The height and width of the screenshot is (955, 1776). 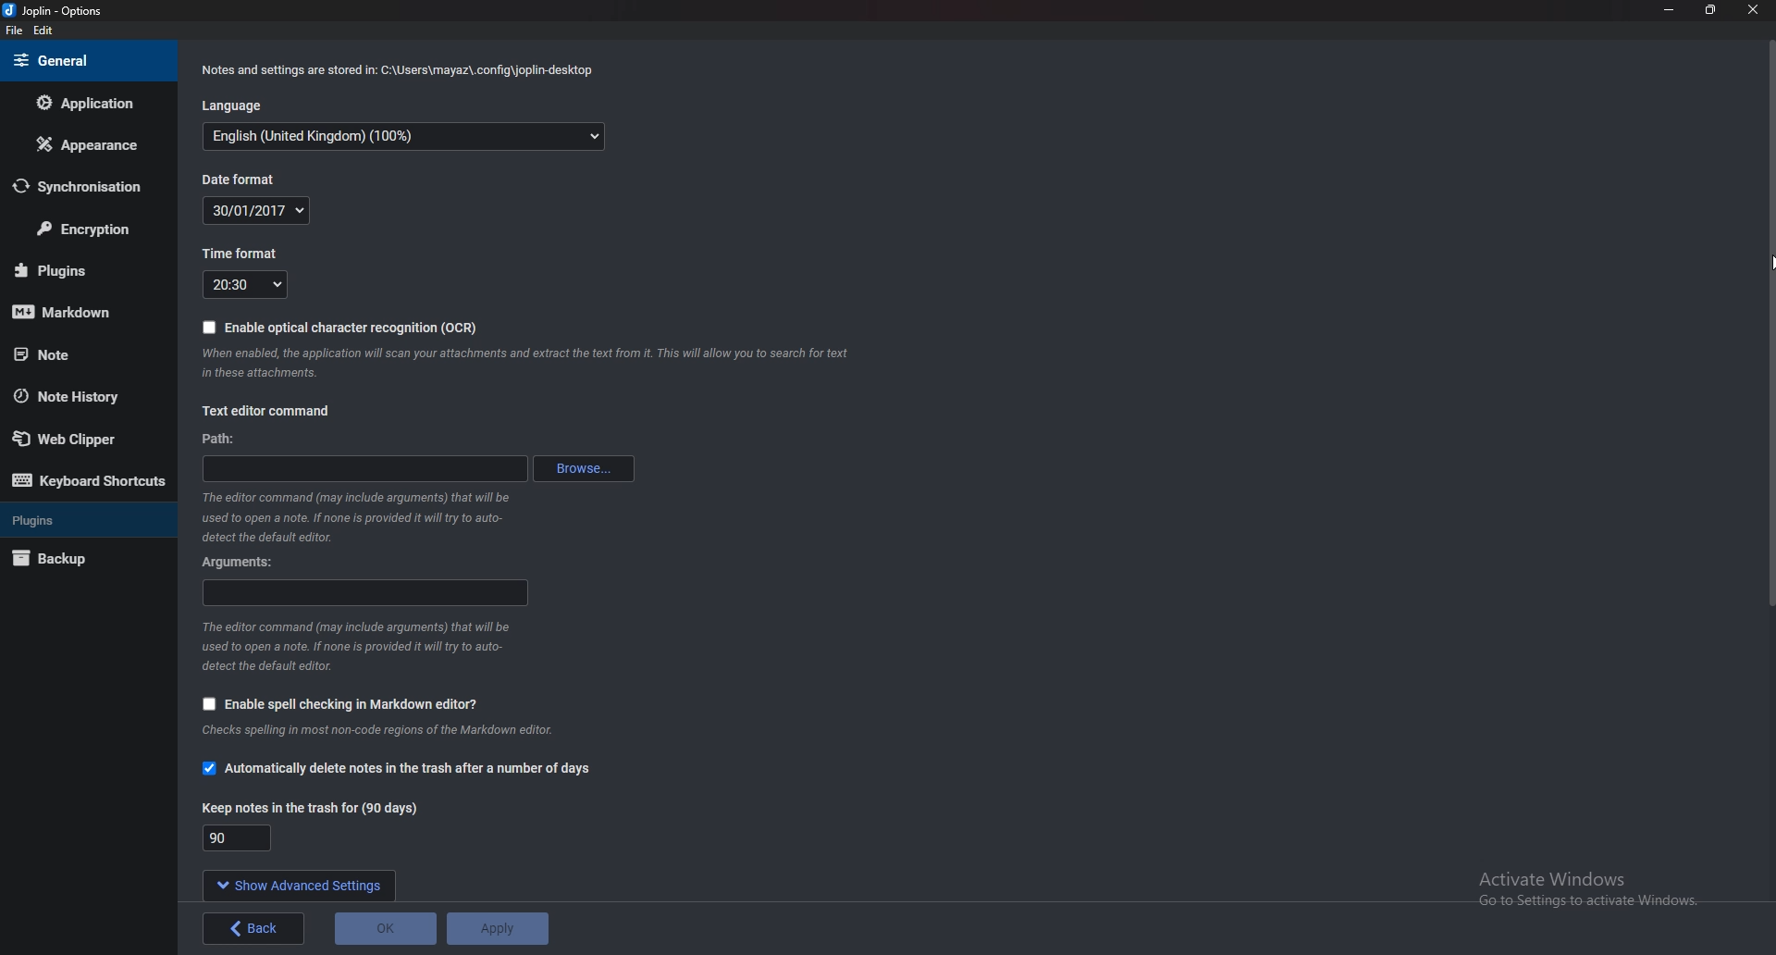 What do you see at coordinates (85, 230) in the screenshot?
I see `Encryption` at bounding box center [85, 230].